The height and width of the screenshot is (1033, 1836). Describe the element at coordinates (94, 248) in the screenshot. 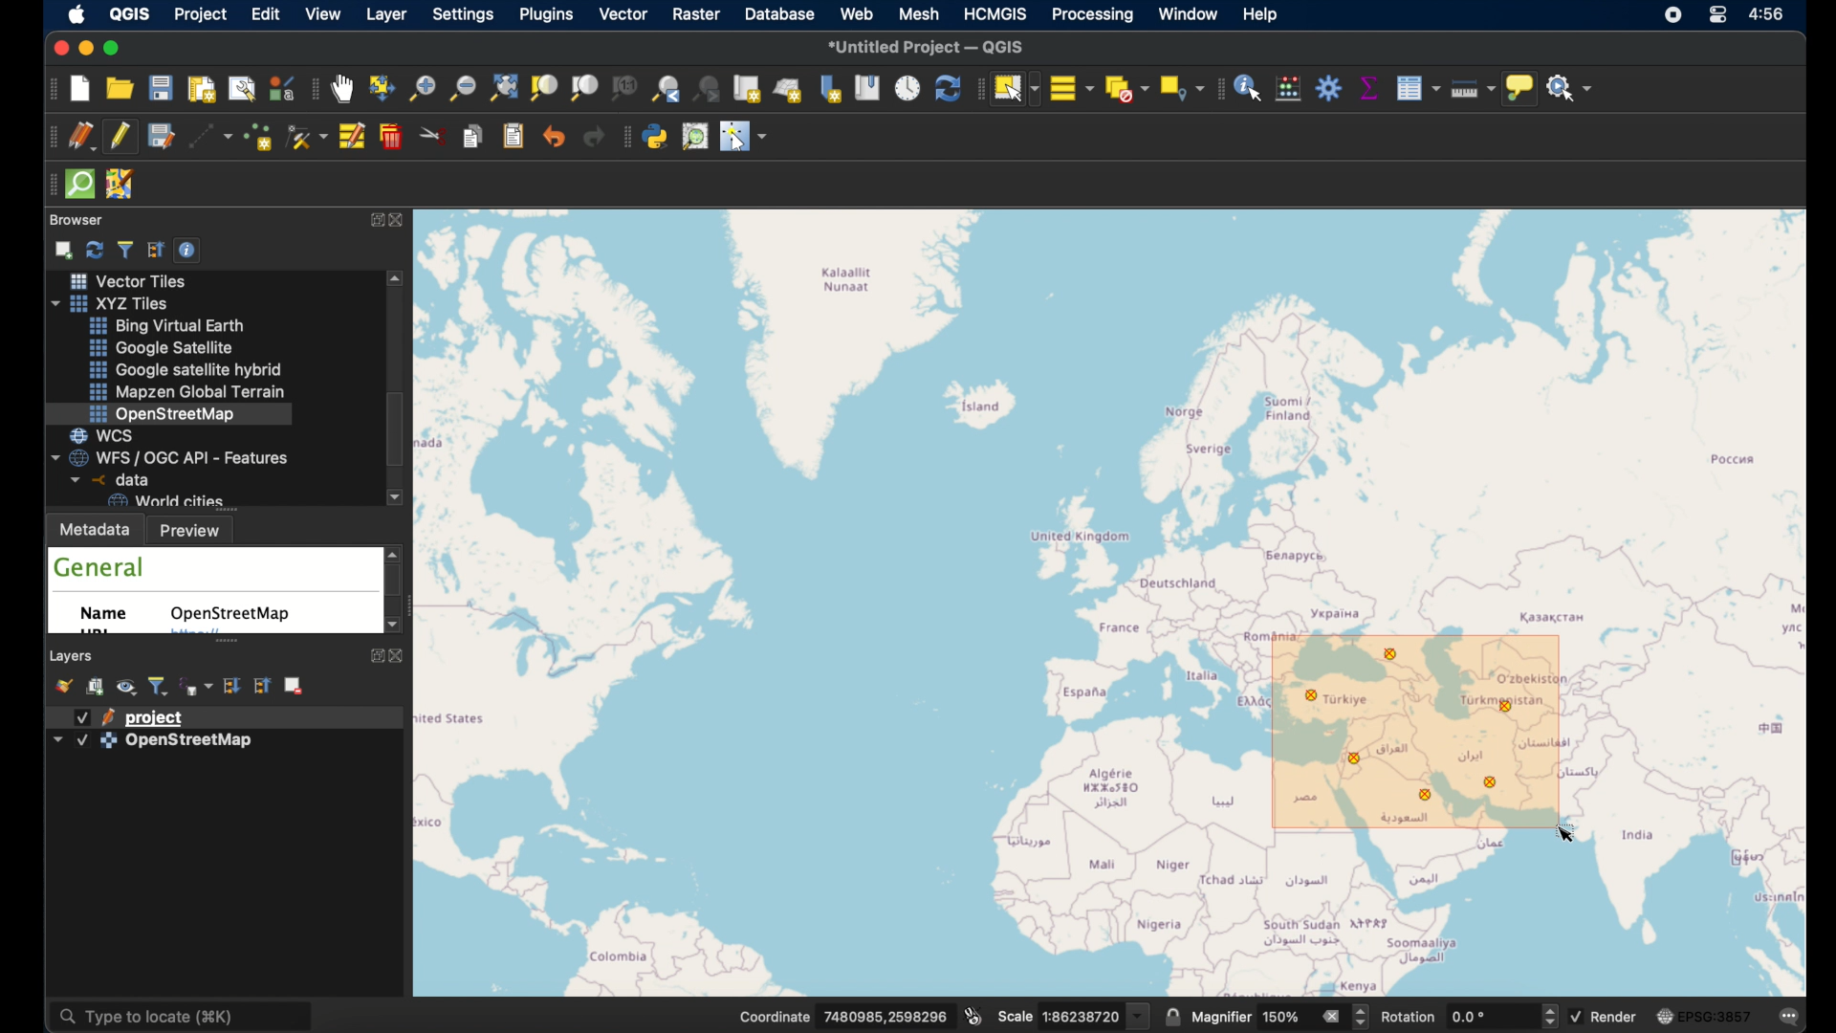

I see `refresh` at that location.